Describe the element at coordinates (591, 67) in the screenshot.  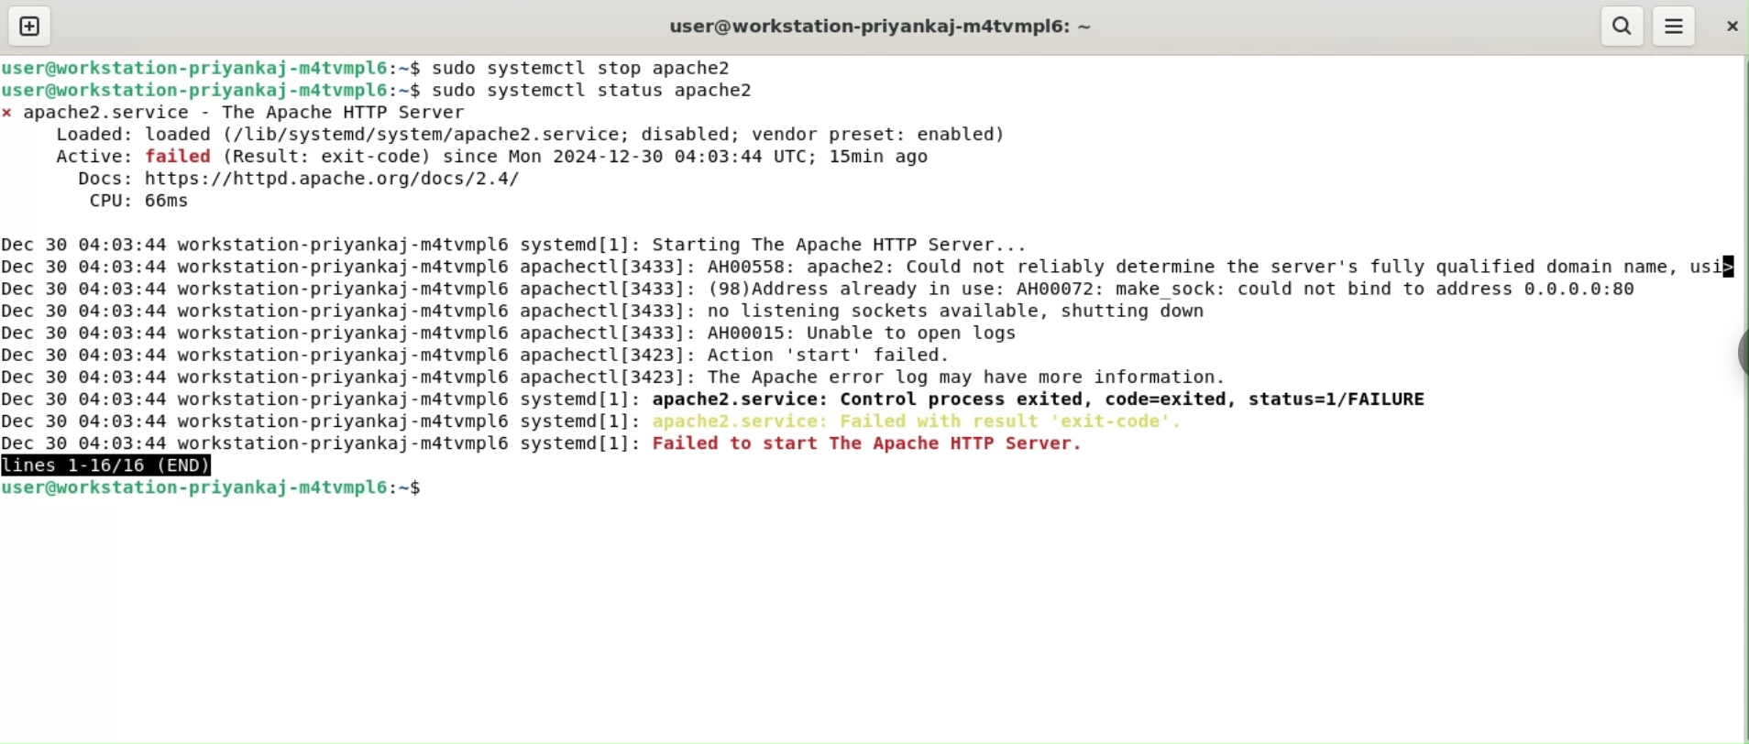
I see `sudo systemctl stop apache2` at that location.